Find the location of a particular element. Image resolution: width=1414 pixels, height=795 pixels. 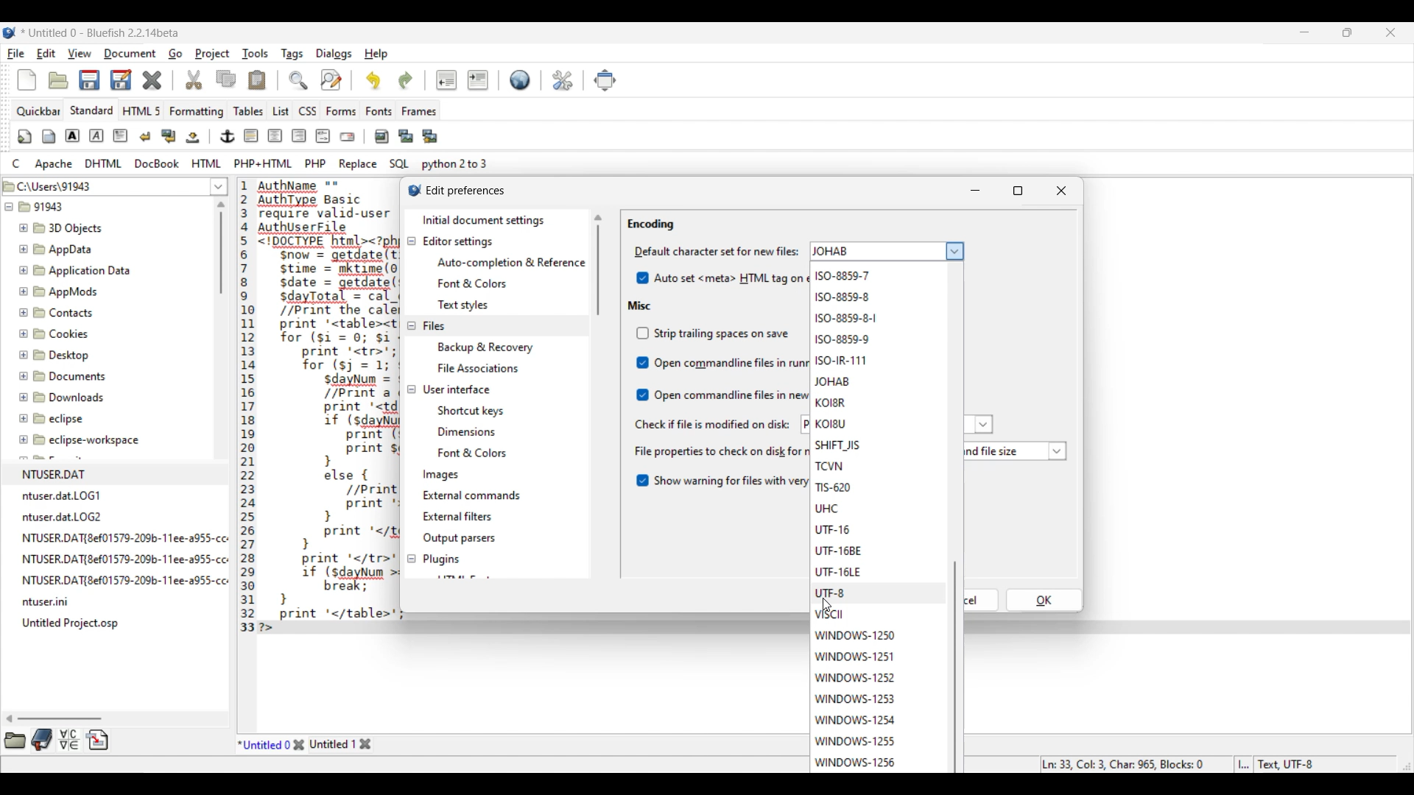

Status bar is located at coordinates (1179, 764).